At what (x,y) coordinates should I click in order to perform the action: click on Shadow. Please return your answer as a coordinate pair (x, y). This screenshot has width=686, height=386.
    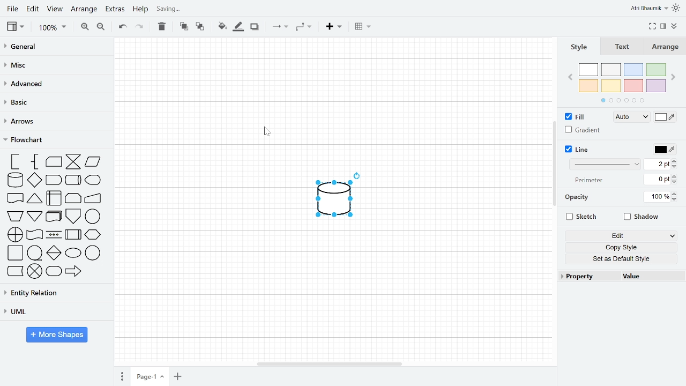
    Looking at the image, I should click on (255, 27).